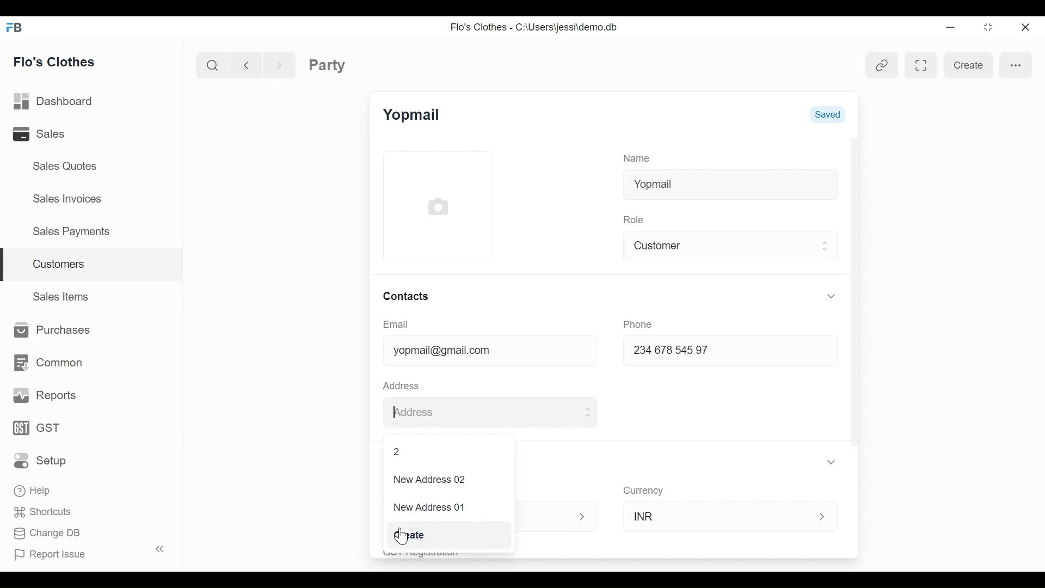 Image resolution: width=1045 pixels, height=588 pixels. What do you see at coordinates (645, 490) in the screenshot?
I see `Currency` at bounding box center [645, 490].